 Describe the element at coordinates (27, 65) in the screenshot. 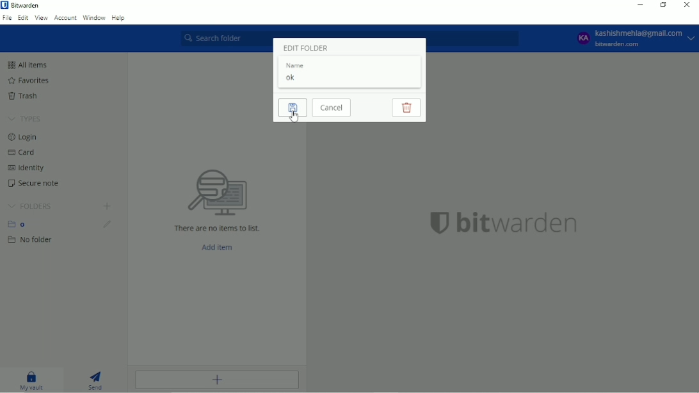

I see `All items` at that location.